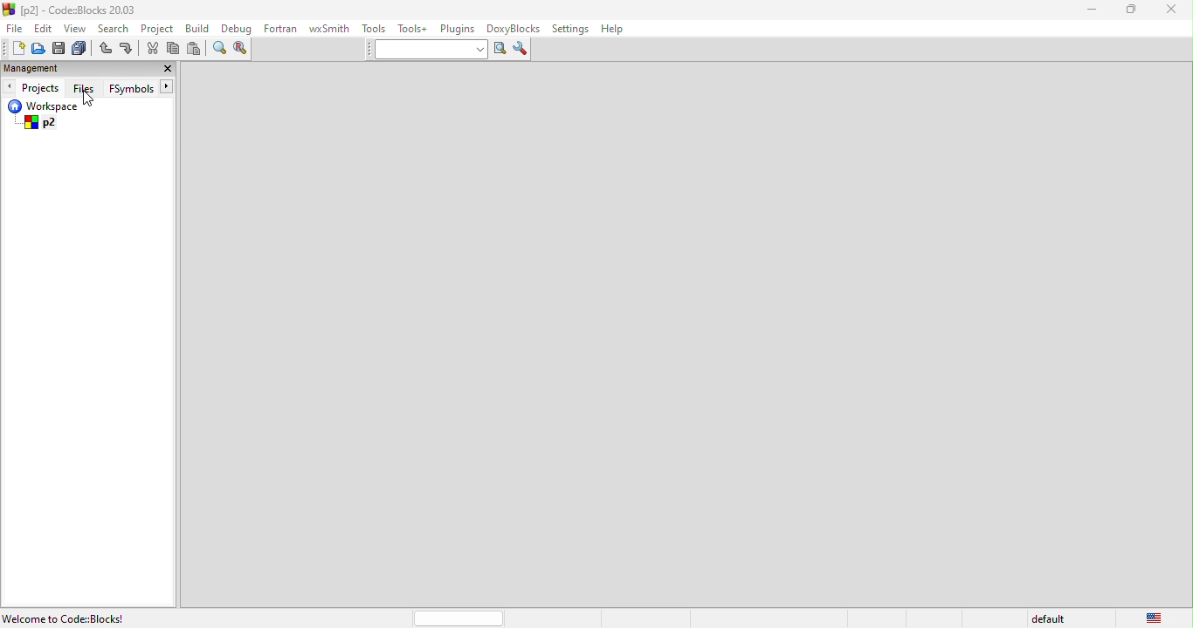  I want to click on save, so click(60, 49).